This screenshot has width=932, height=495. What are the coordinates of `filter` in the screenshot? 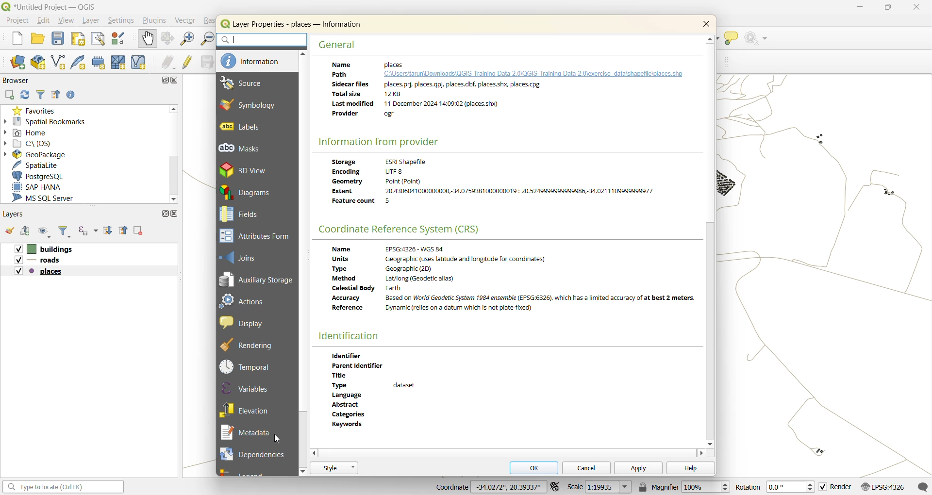 It's located at (41, 94).